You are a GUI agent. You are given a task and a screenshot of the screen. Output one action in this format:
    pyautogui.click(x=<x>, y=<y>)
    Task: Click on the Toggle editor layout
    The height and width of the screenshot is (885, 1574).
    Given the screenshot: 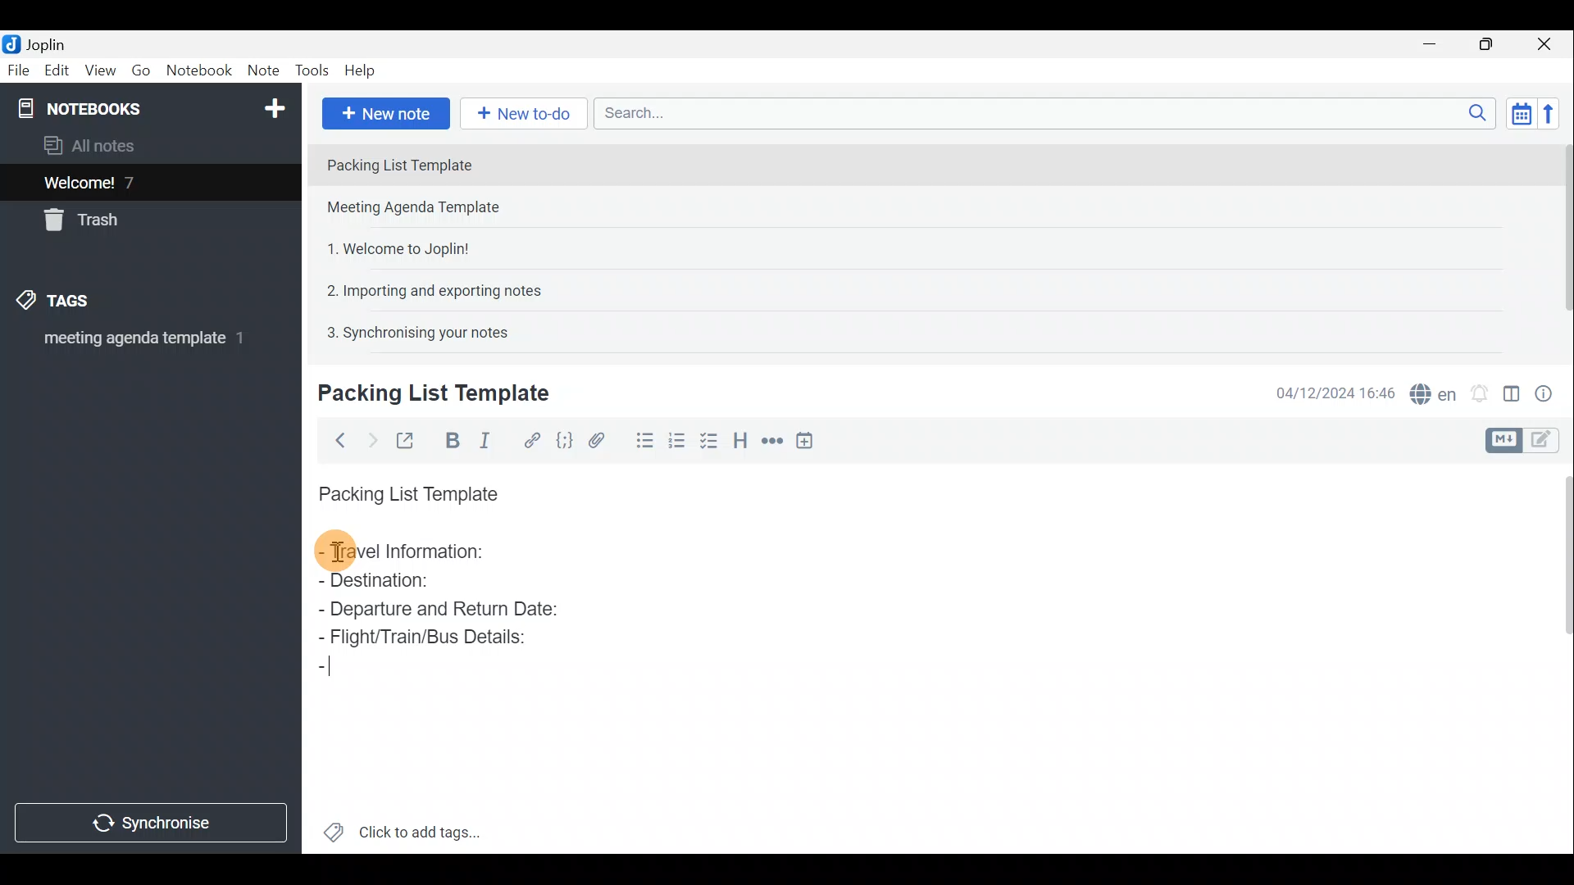 What is the action you would take?
    pyautogui.click(x=1511, y=388)
    